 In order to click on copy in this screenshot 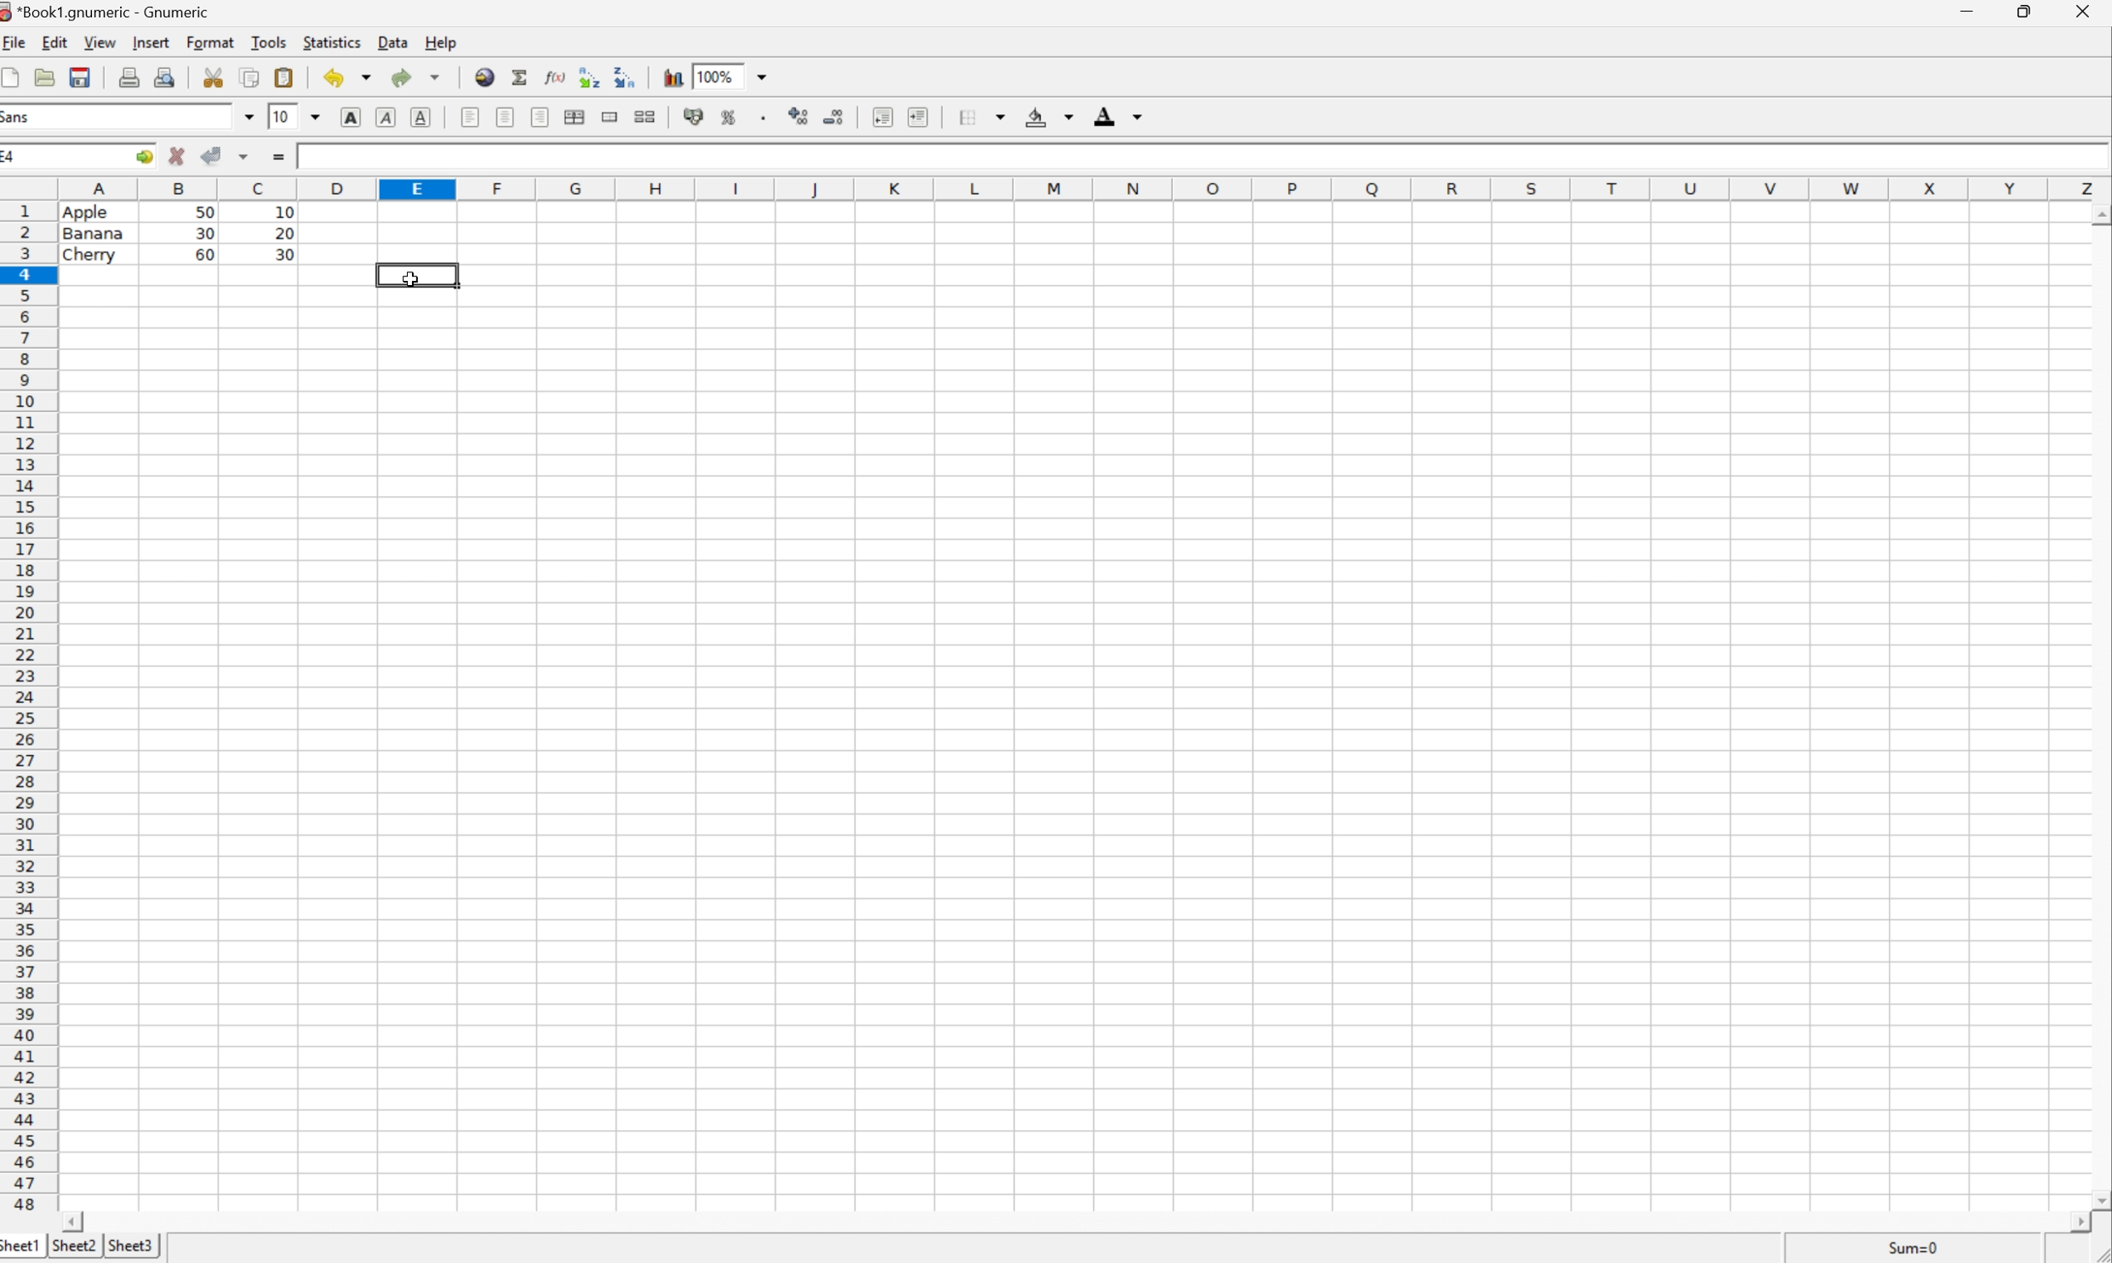, I will do `click(249, 77)`.